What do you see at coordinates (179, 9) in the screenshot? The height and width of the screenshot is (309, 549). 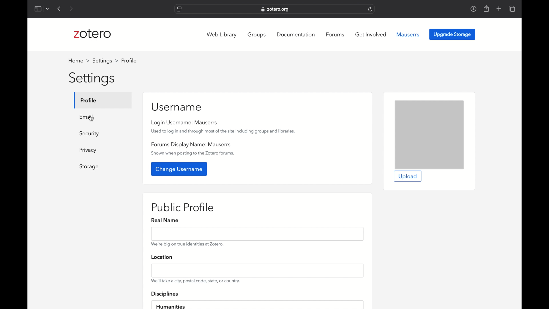 I see `website settings` at bounding box center [179, 9].